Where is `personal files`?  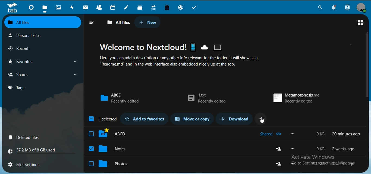 personal files is located at coordinates (35, 35).